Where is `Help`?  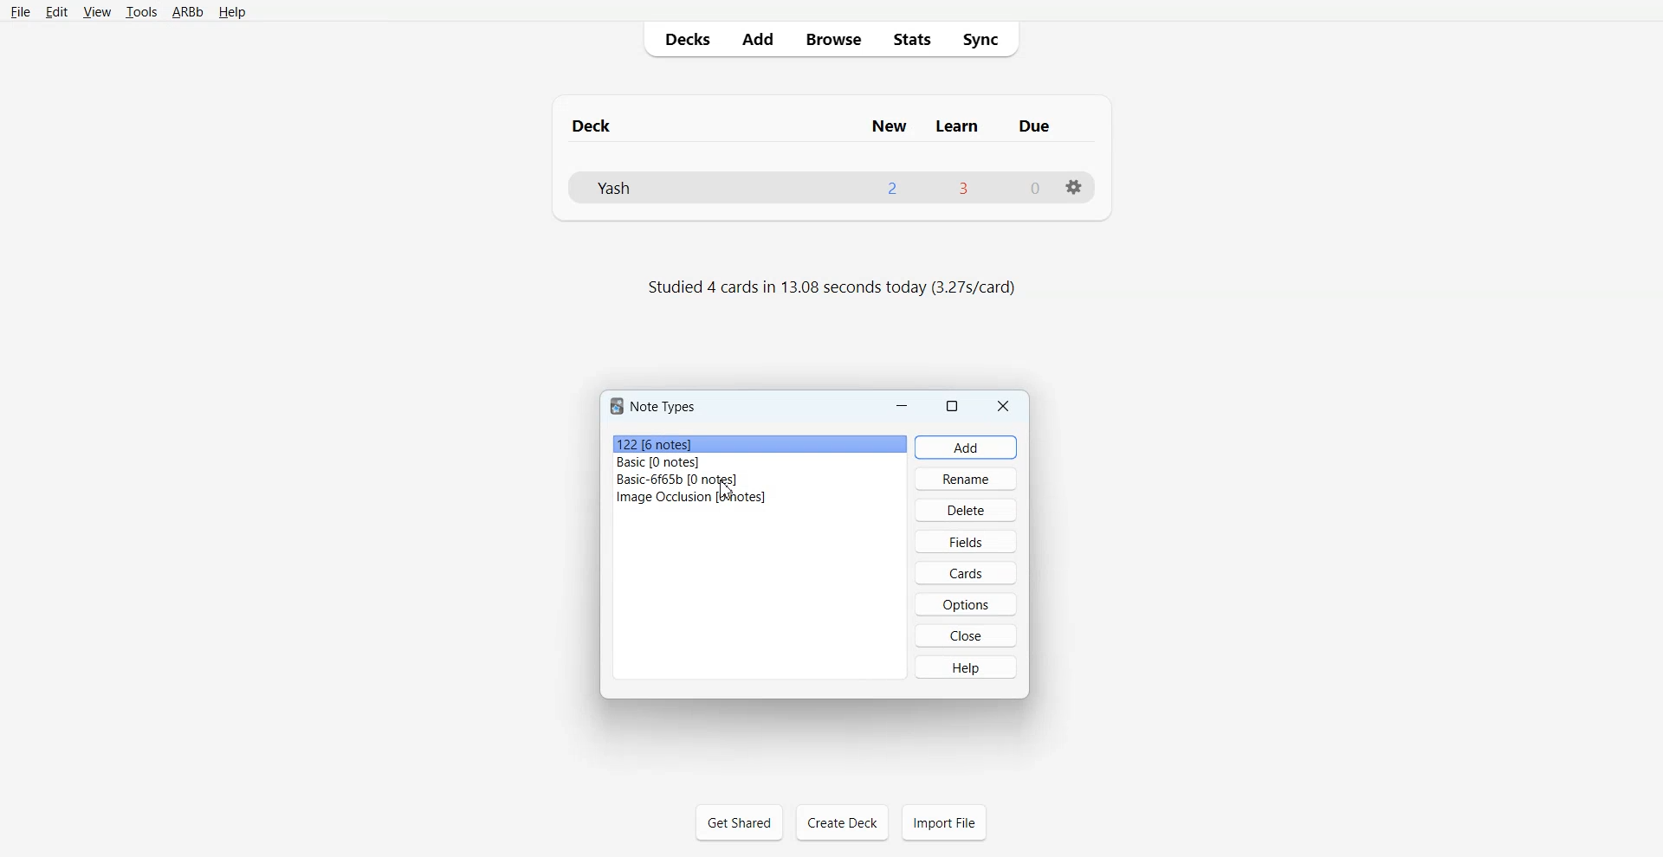
Help is located at coordinates (230, 13).